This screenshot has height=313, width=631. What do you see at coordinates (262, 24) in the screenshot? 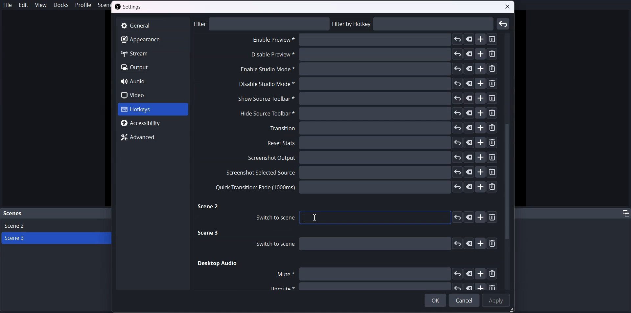
I see `philtre` at bounding box center [262, 24].